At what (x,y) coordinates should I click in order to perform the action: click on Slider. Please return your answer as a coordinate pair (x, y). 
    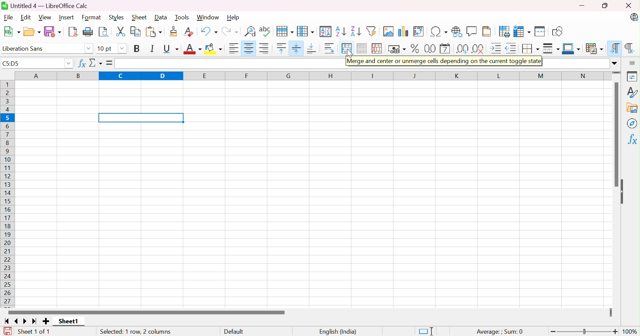
    Looking at the image, I should click on (611, 313).